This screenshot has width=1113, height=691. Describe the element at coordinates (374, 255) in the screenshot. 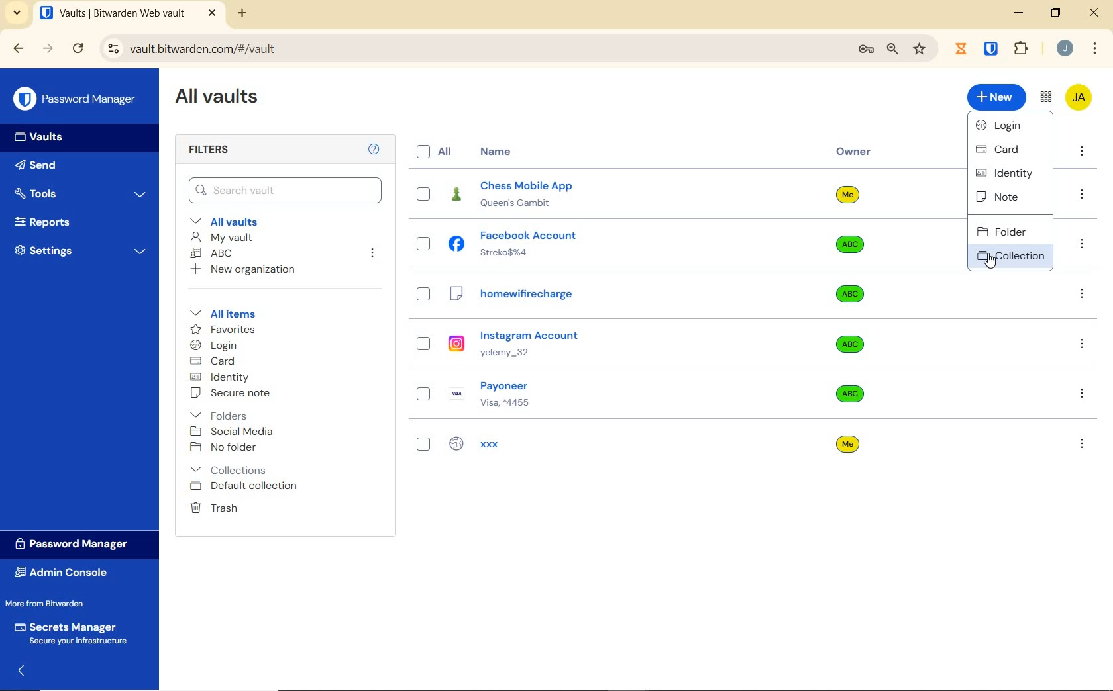

I see `leave` at that location.